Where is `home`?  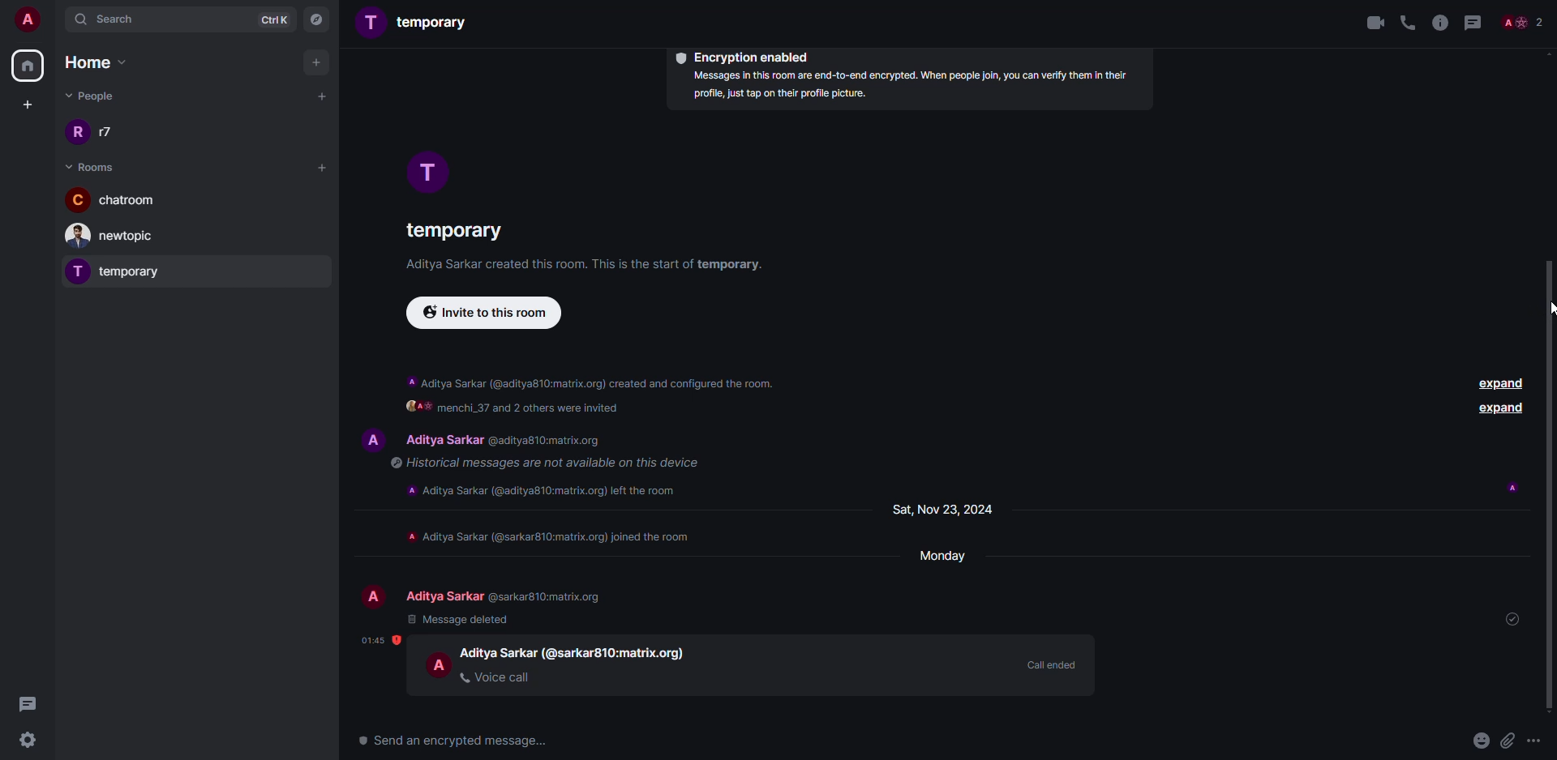
home is located at coordinates (100, 62).